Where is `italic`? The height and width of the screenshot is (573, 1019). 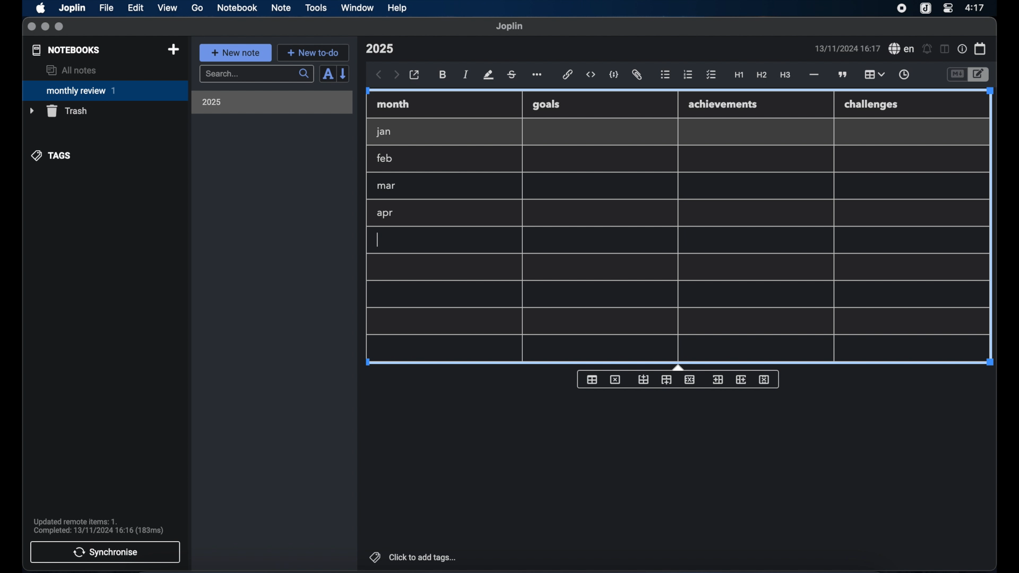
italic is located at coordinates (466, 74).